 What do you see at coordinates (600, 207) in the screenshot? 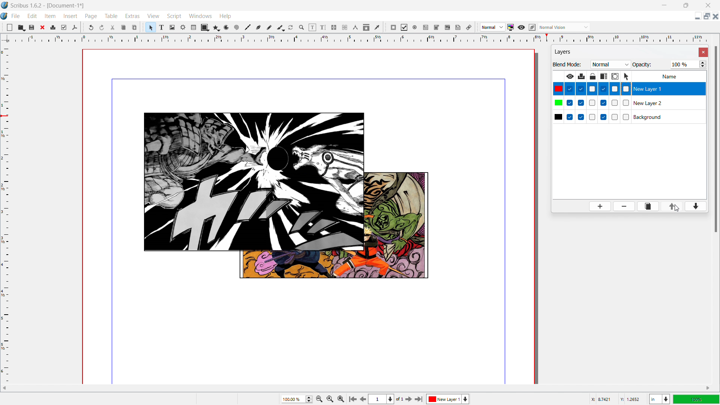
I see `add layer` at bounding box center [600, 207].